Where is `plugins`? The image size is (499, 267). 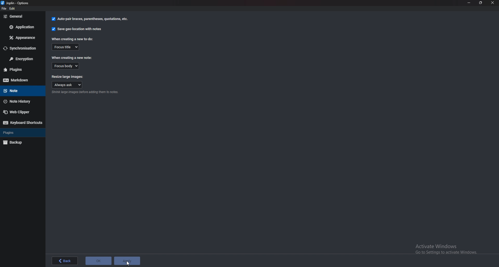 plugins is located at coordinates (22, 69).